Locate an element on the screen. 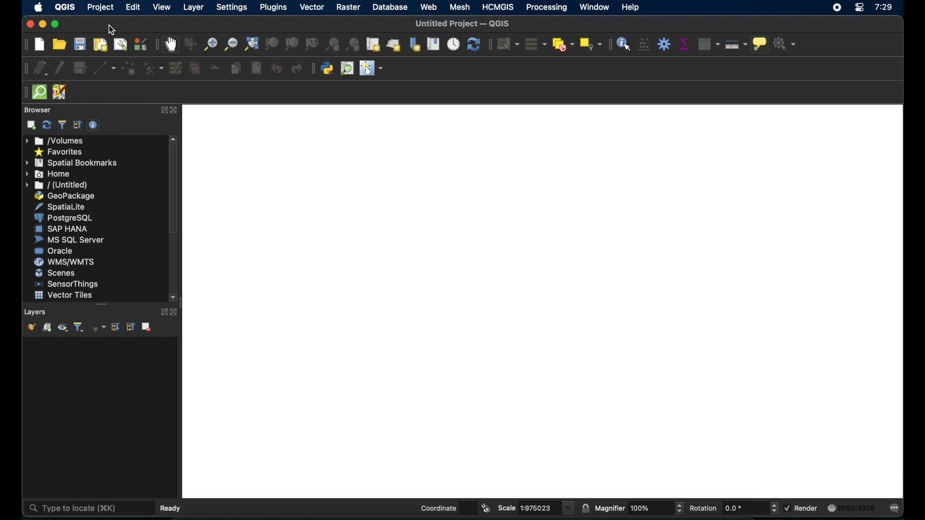 This screenshot has width=925, height=520. magnifier is located at coordinates (610, 508).